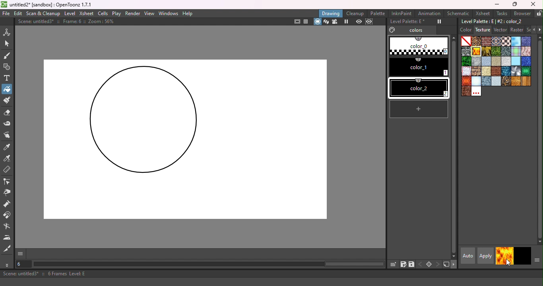 The width and height of the screenshot is (543, 286). Describe the element at coordinates (8, 170) in the screenshot. I see `Ruler tool` at that location.